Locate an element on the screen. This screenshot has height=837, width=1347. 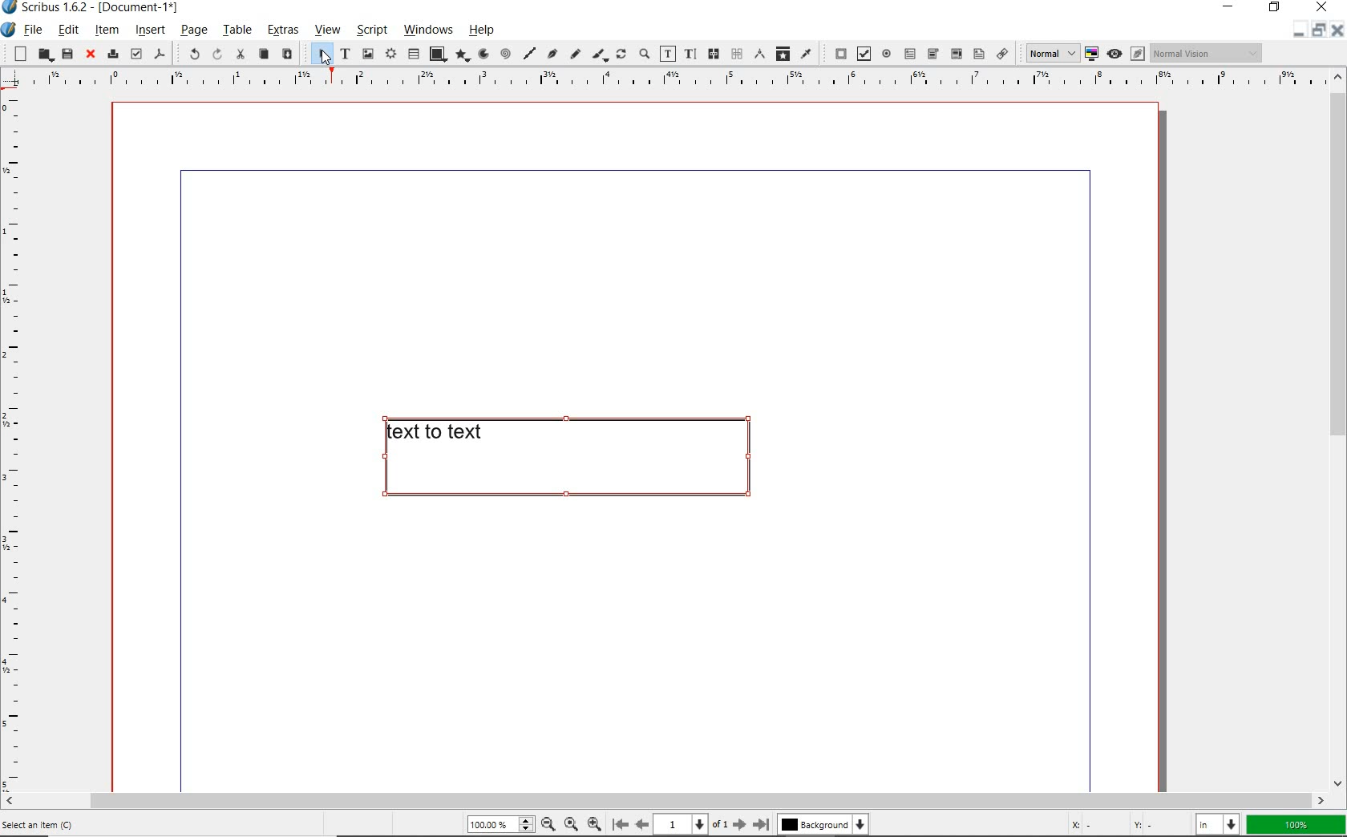
preflight verifier is located at coordinates (136, 55).